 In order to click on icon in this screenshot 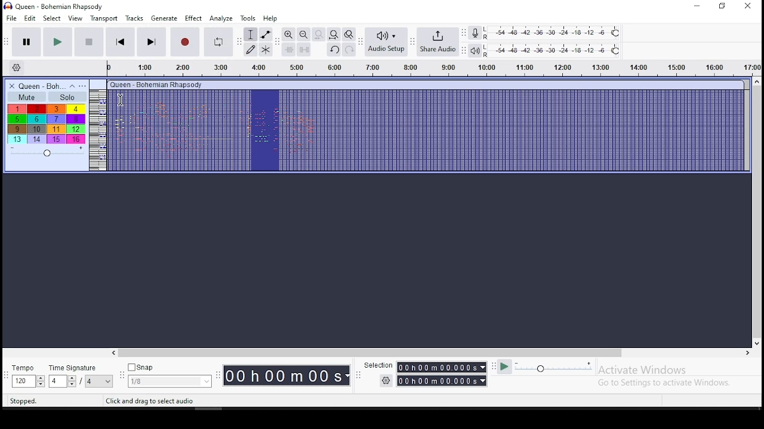, I will do `click(55, 5)`.